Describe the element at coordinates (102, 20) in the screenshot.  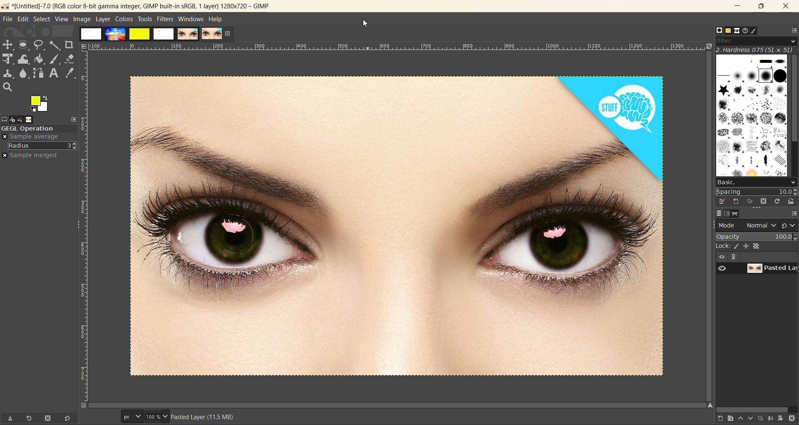
I see `layer` at that location.